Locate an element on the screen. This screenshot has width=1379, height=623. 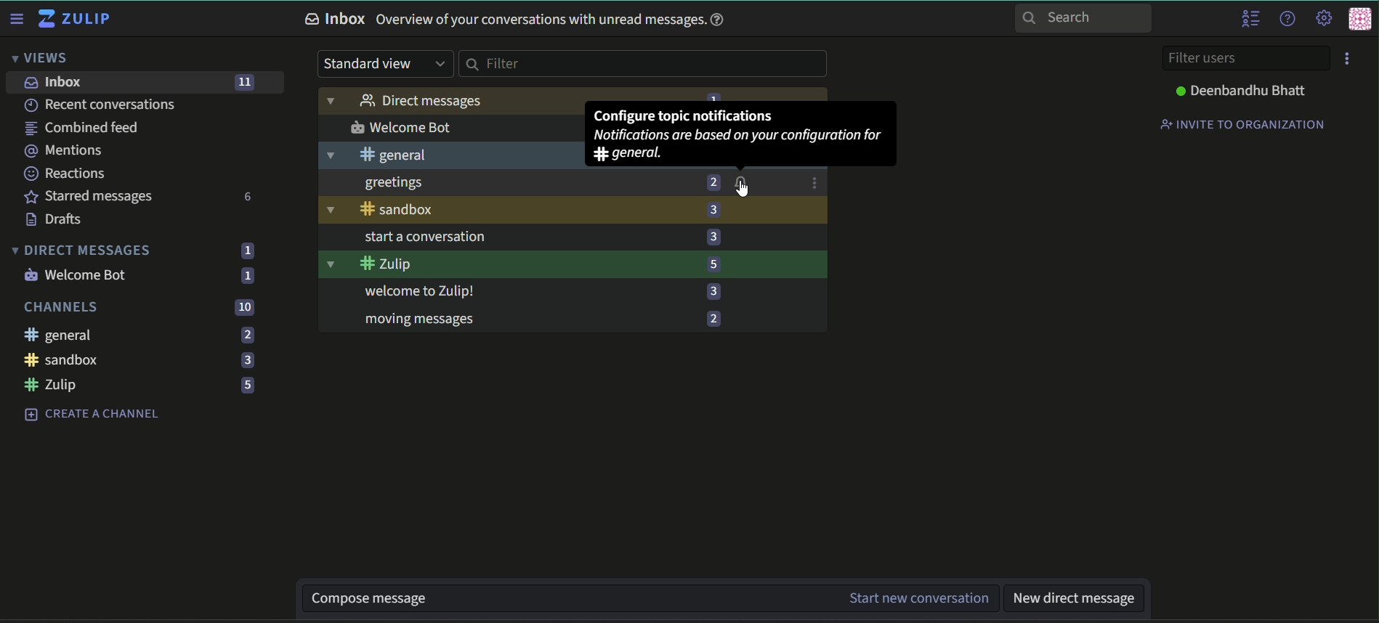
Reactions is located at coordinates (66, 174).